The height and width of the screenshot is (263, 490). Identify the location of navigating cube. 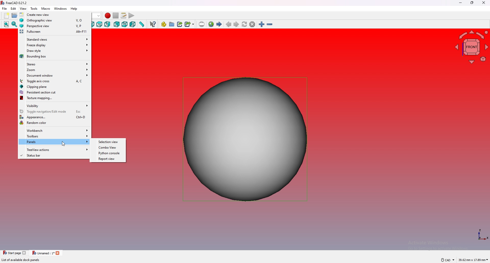
(472, 47).